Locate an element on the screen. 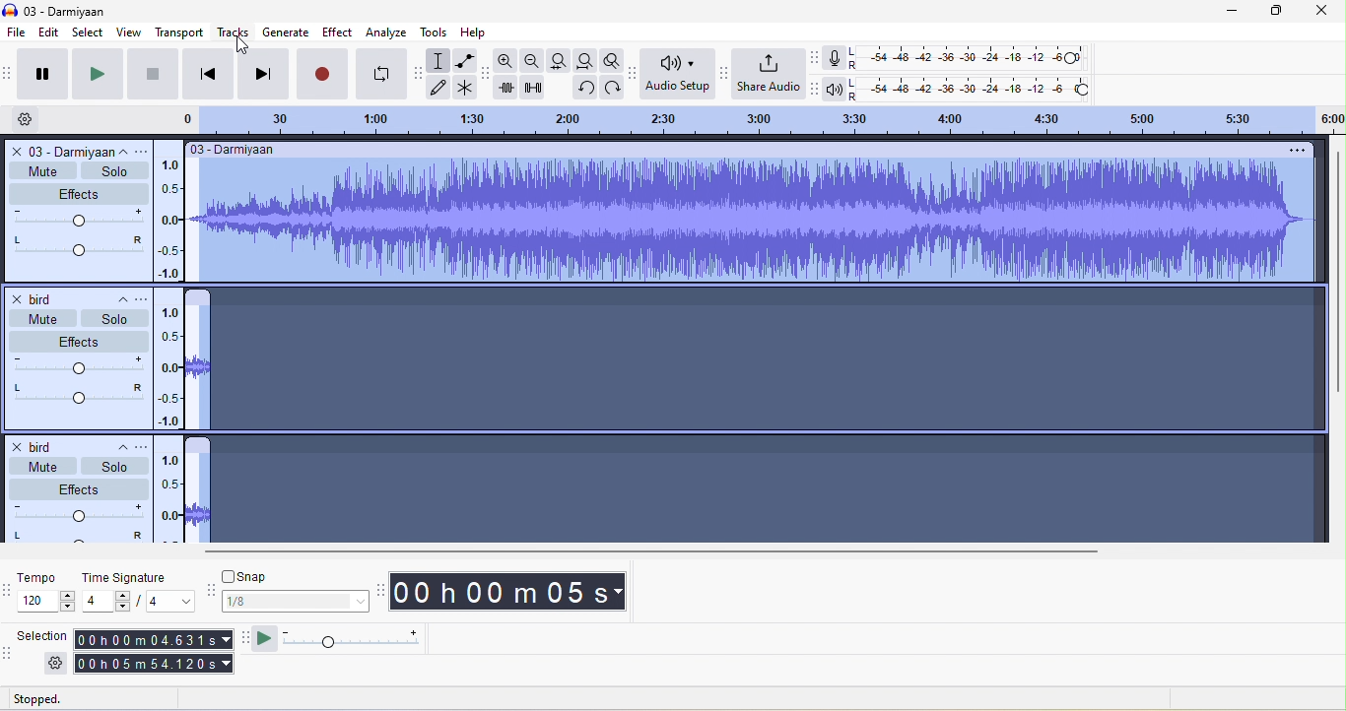 The image size is (1346, 711). playback meter is located at coordinates (835, 89).